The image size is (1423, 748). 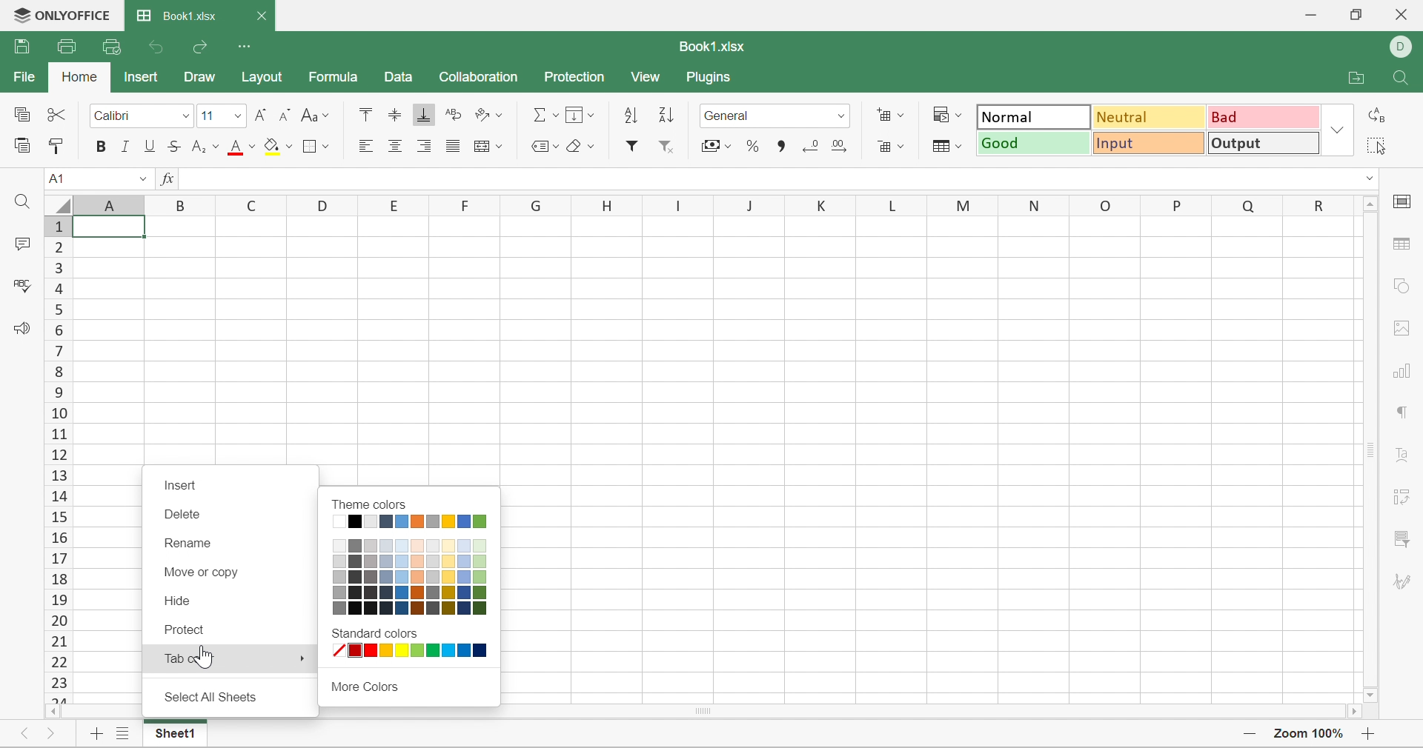 I want to click on Scroll down, so click(x=1370, y=697).